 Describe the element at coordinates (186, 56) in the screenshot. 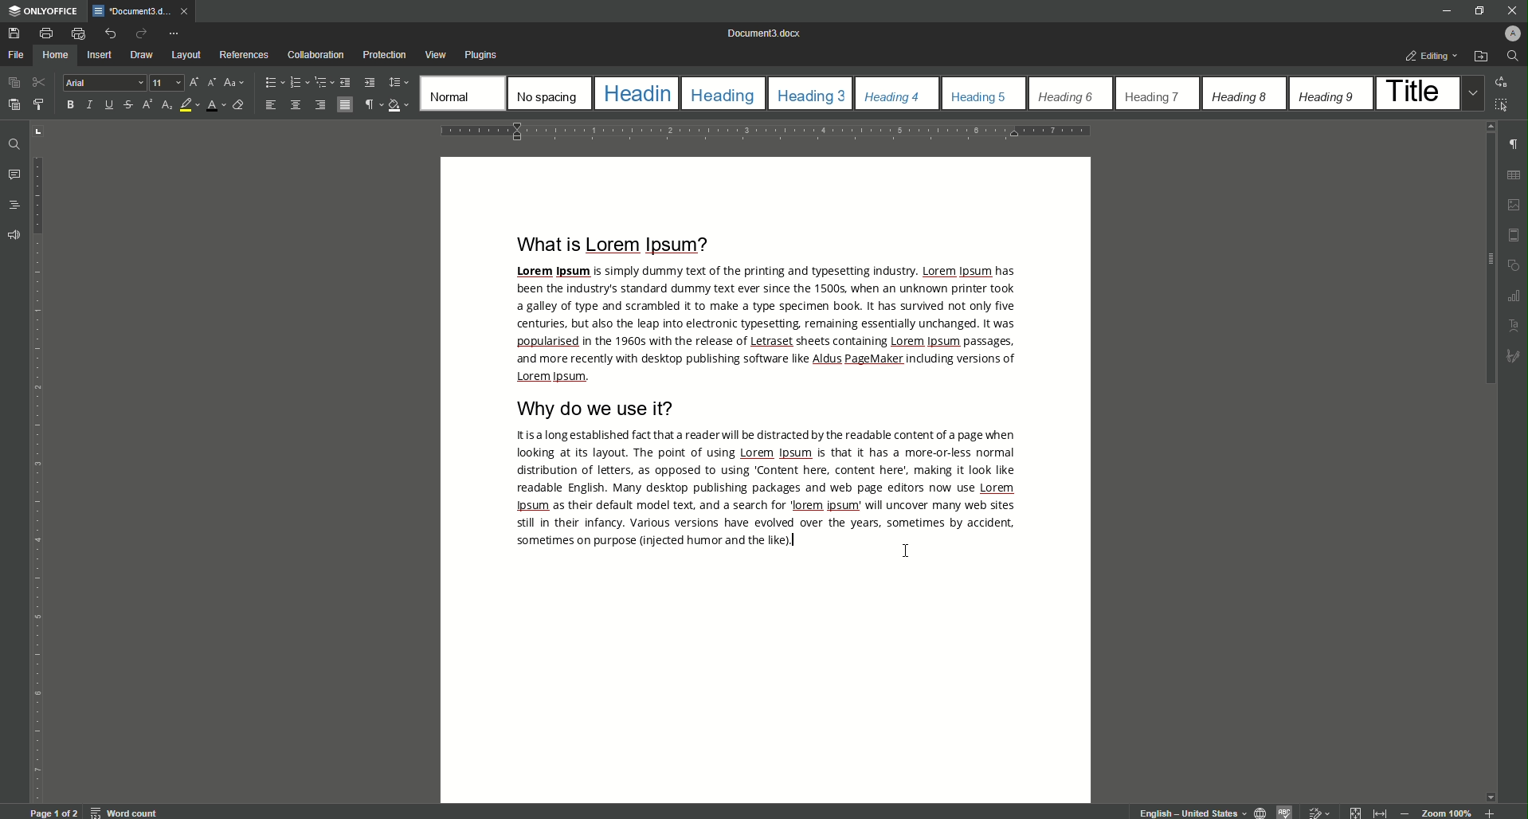

I see `Layout` at that location.